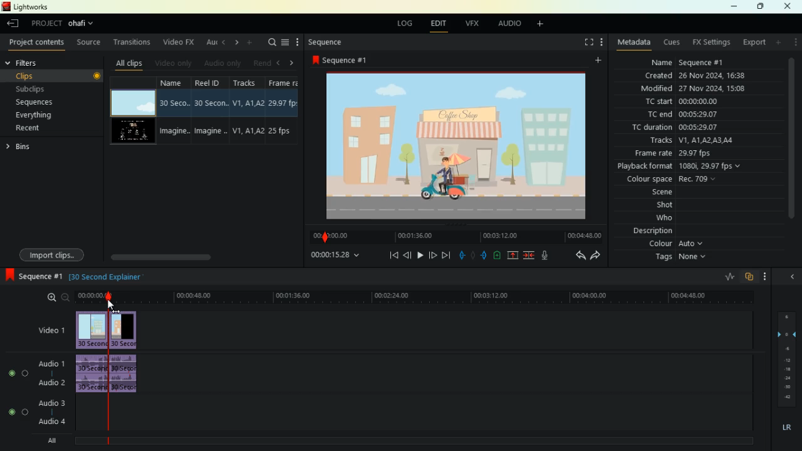 The height and width of the screenshot is (451, 802). What do you see at coordinates (340, 60) in the screenshot?
I see `sequence` at bounding box center [340, 60].